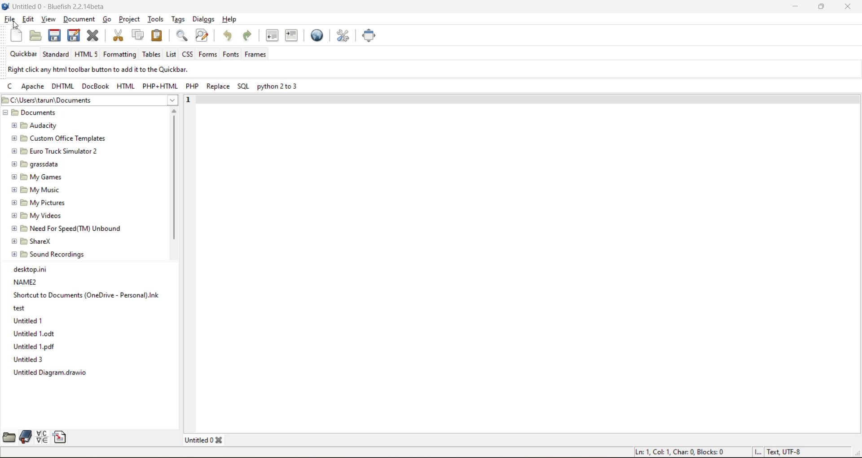 This screenshot has width=862, height=458. What do you see at coordinates (277, 86) in the screenshot?
I see `python 2 to 3` at bounding box center [277, 86].